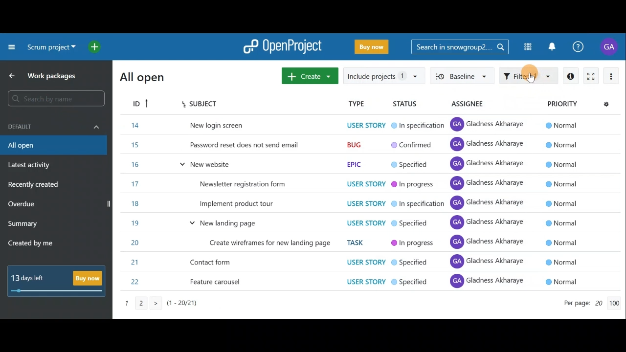 The height and width of the screenshot is (352, 626). What do you see at coordinates (358, 163) in the screenshot?
I see `Item 3` at bounding box center [358, 163].